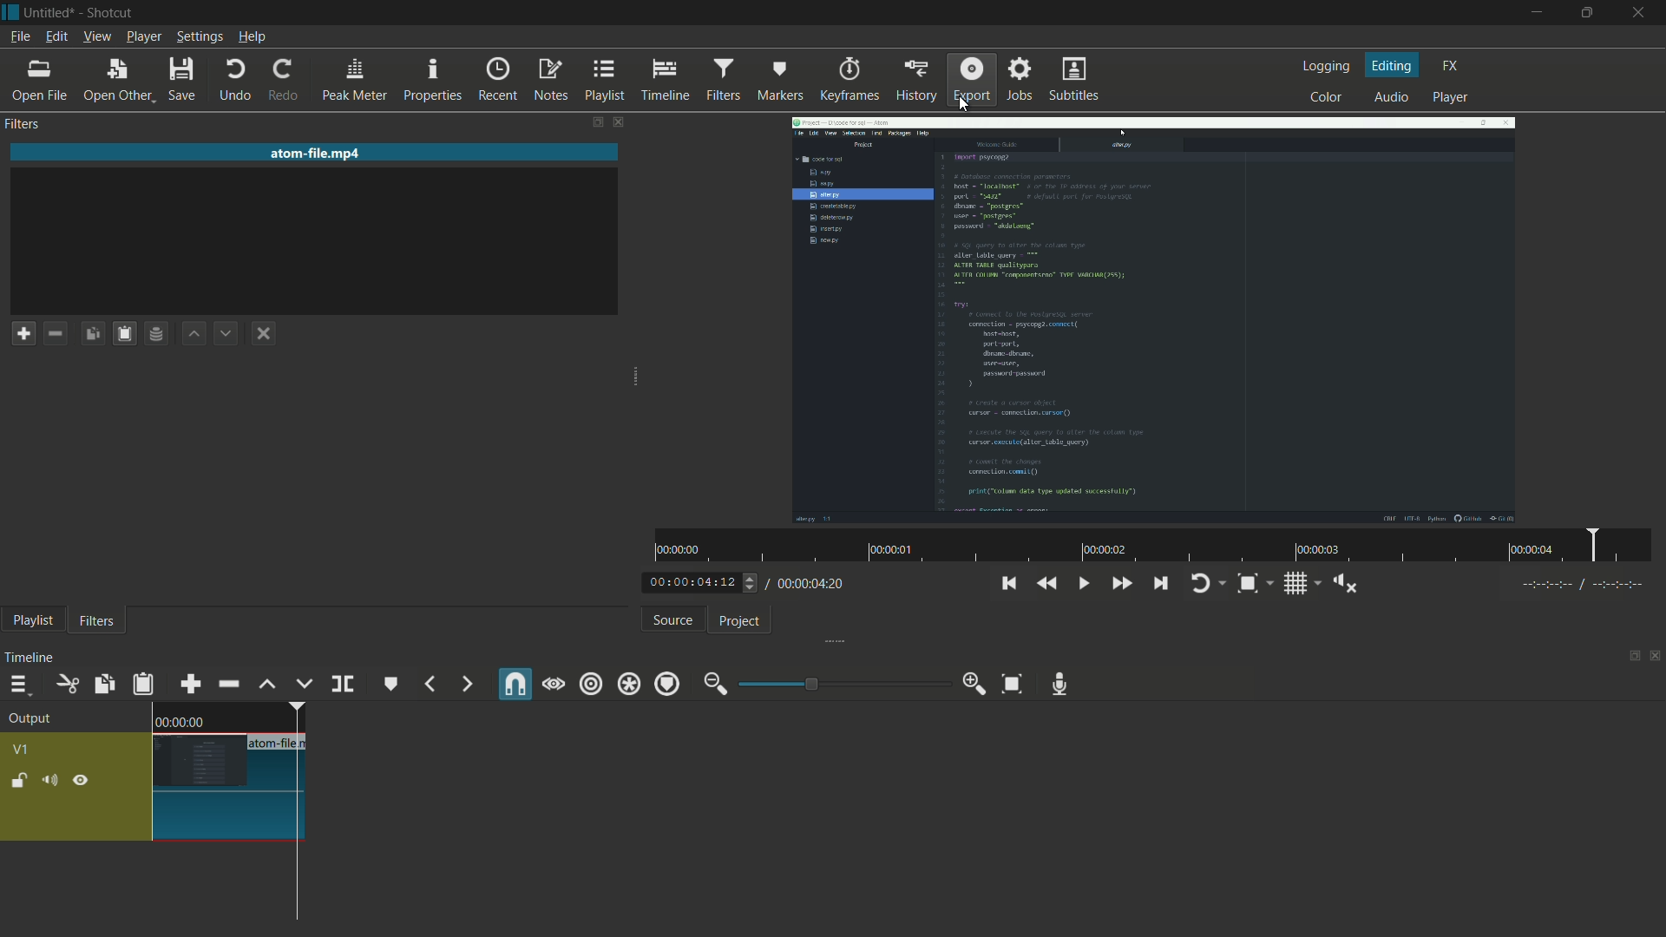  I want to click on edit menu, so click(56, 36).